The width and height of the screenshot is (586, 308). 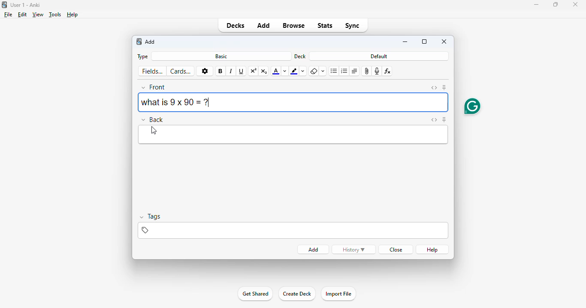 What do you see at coordinates (72, 15) in the screenshot?
I see `help` at bounding box center [72, 15].